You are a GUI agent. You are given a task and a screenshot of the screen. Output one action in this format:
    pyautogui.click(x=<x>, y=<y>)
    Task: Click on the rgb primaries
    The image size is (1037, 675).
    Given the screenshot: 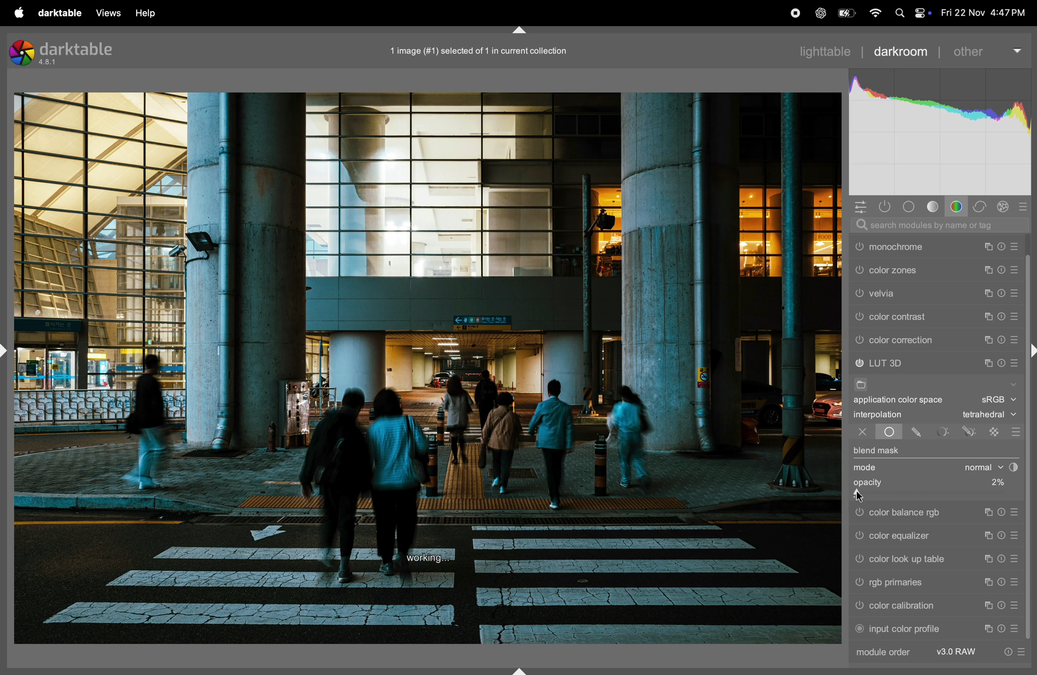 What is the action you would take?
    pyautogui.click(x=910, y=582)
    